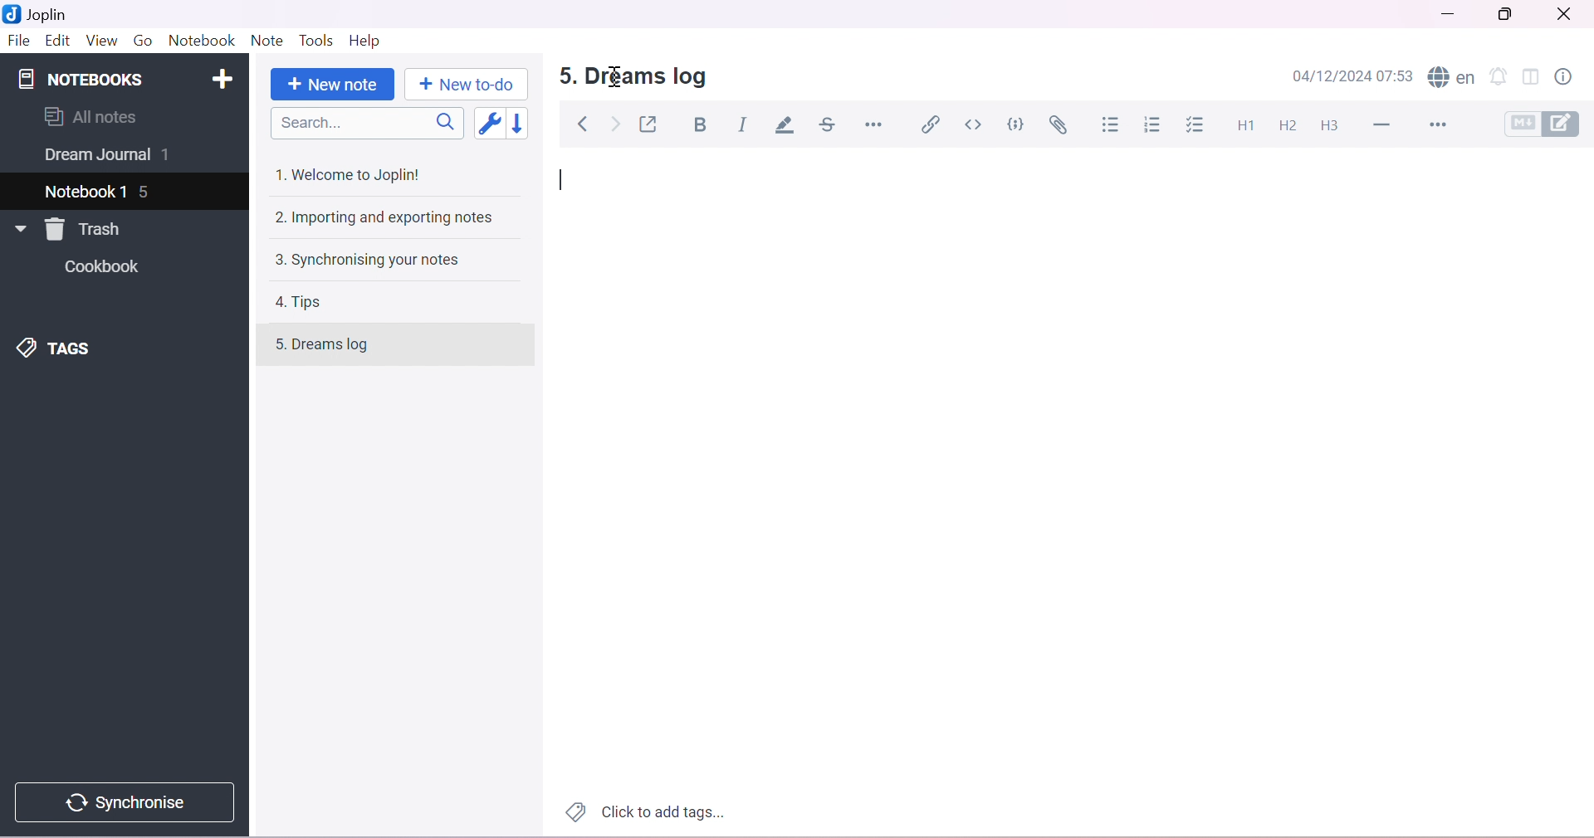 The height and width of the screenshot is (838, 1594). What do you see at coordinates (563, 76) in the screenshot?
I see `5.` at bounding box center [563, 76].